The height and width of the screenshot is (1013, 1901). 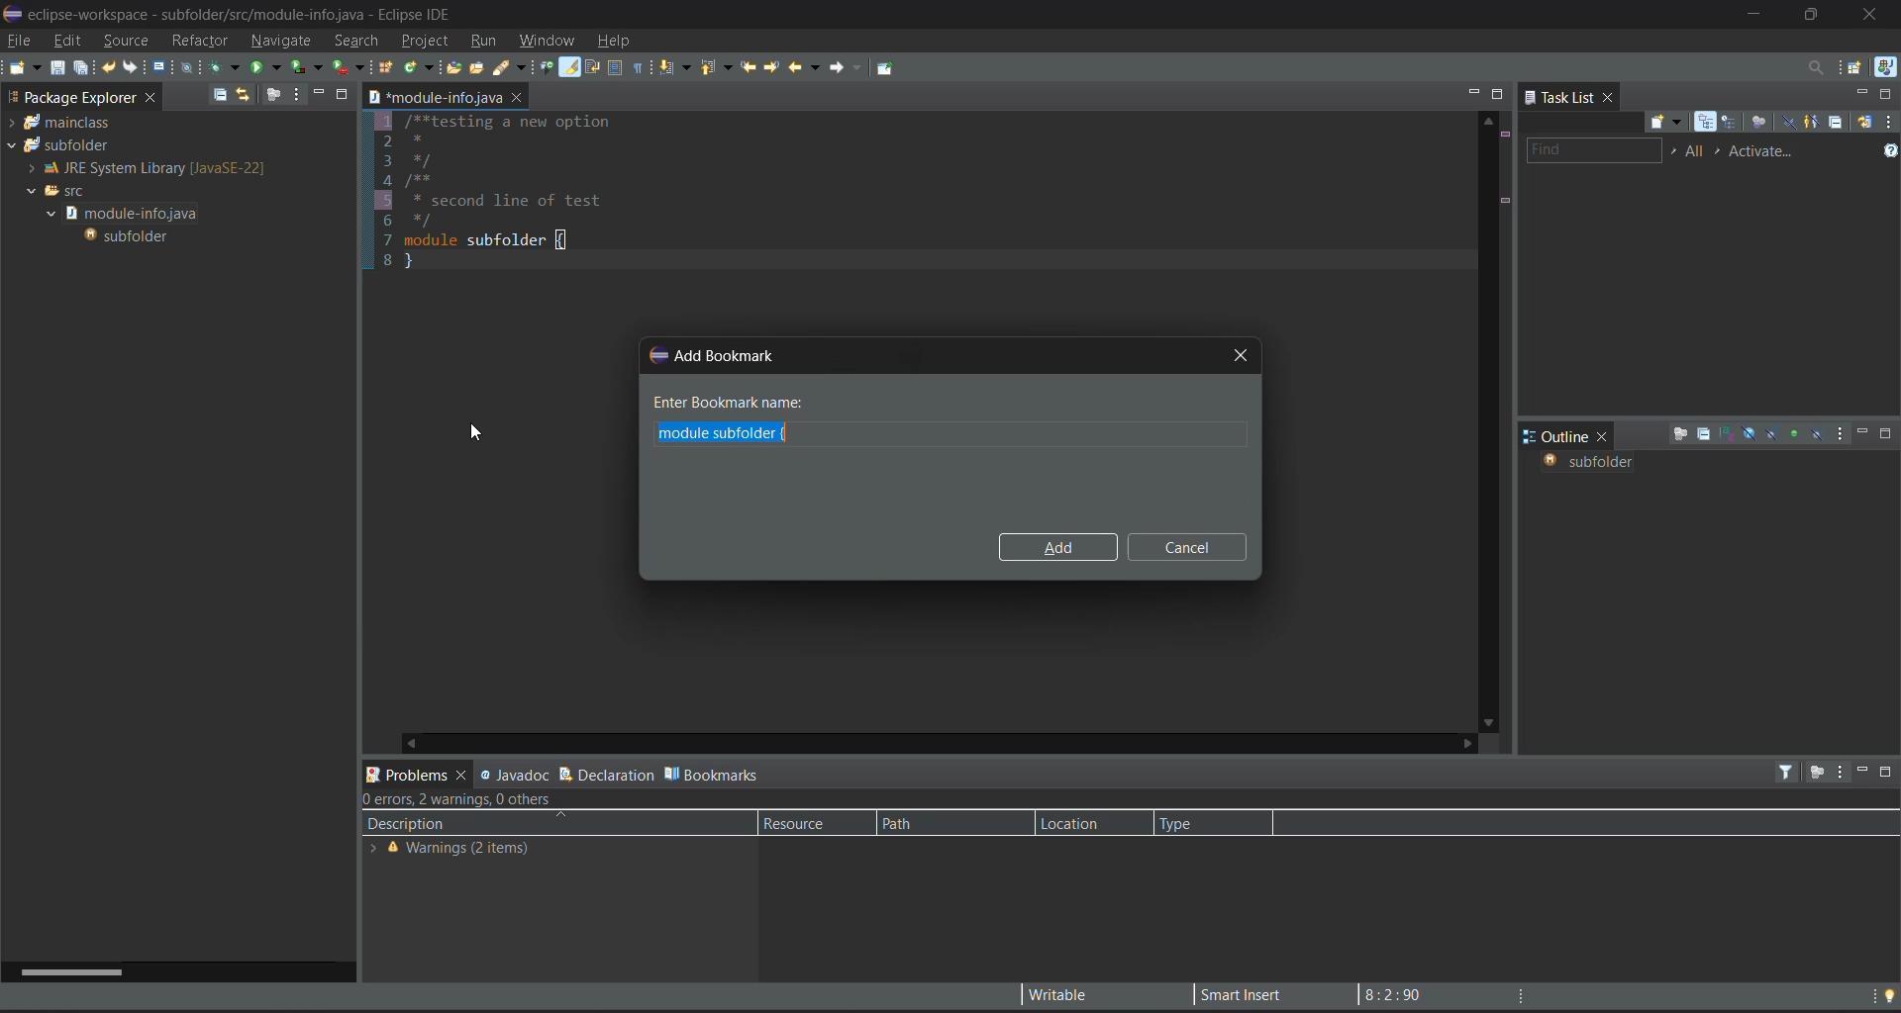 What do you see at coordinates (1504, 202) in the screenshot?
I see `changed lines marks` at bounding box center [1504, 202].